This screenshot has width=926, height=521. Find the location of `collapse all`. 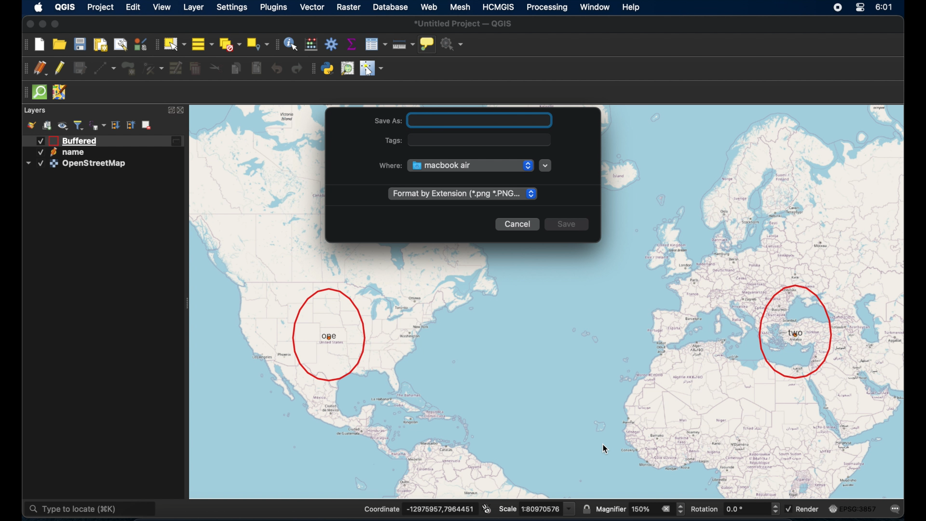

collapse all is located at coordinates (131, 125).